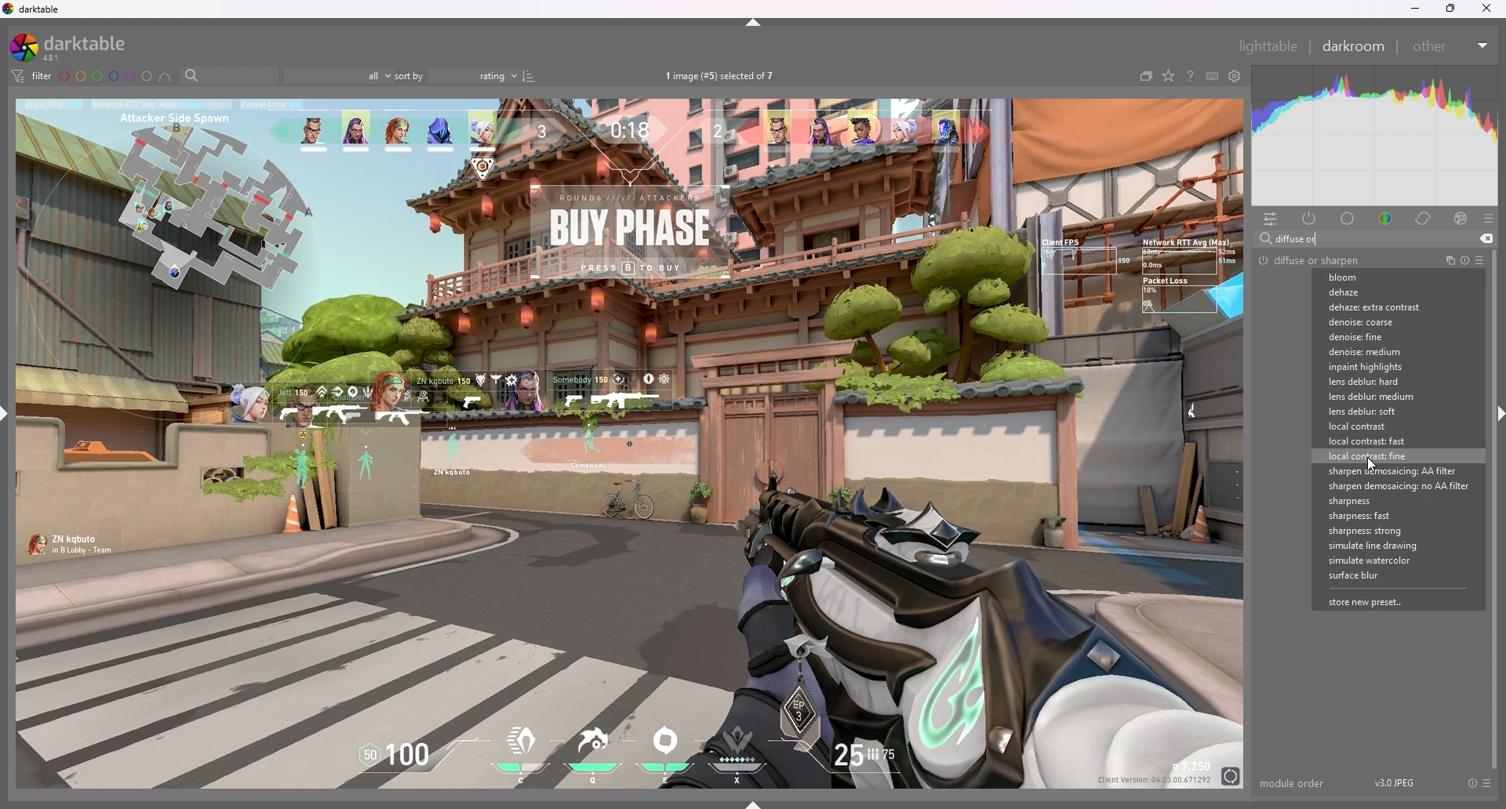 This screenshot has width=1506, height=809. What do you see at coordinates (723, 75) in the screenshot?
I see `images selected` at bounding box center [723, 75].